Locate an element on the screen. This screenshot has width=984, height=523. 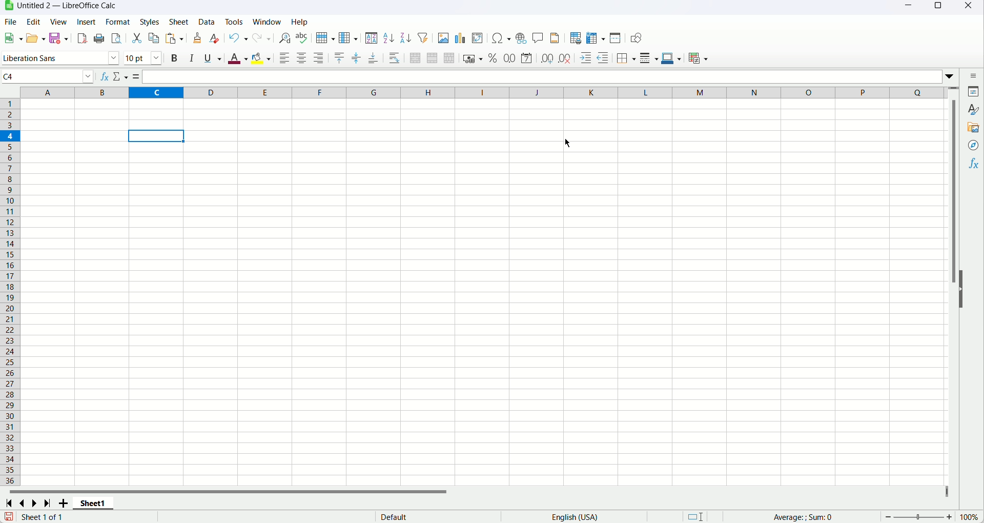
File is located at coordinates (10, 22).